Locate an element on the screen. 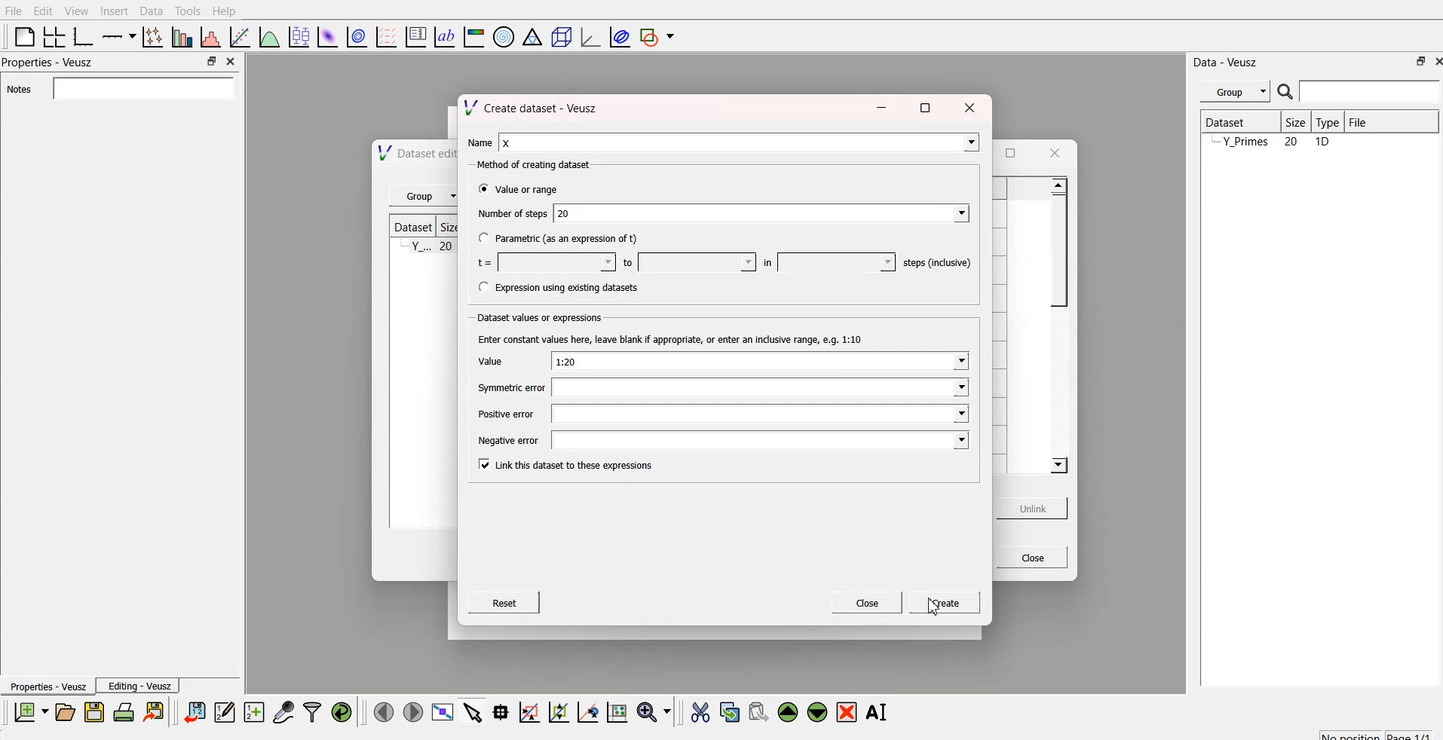 This screenshot has height=740, width=1443. select items from graph is located at coordinates (474, 711).